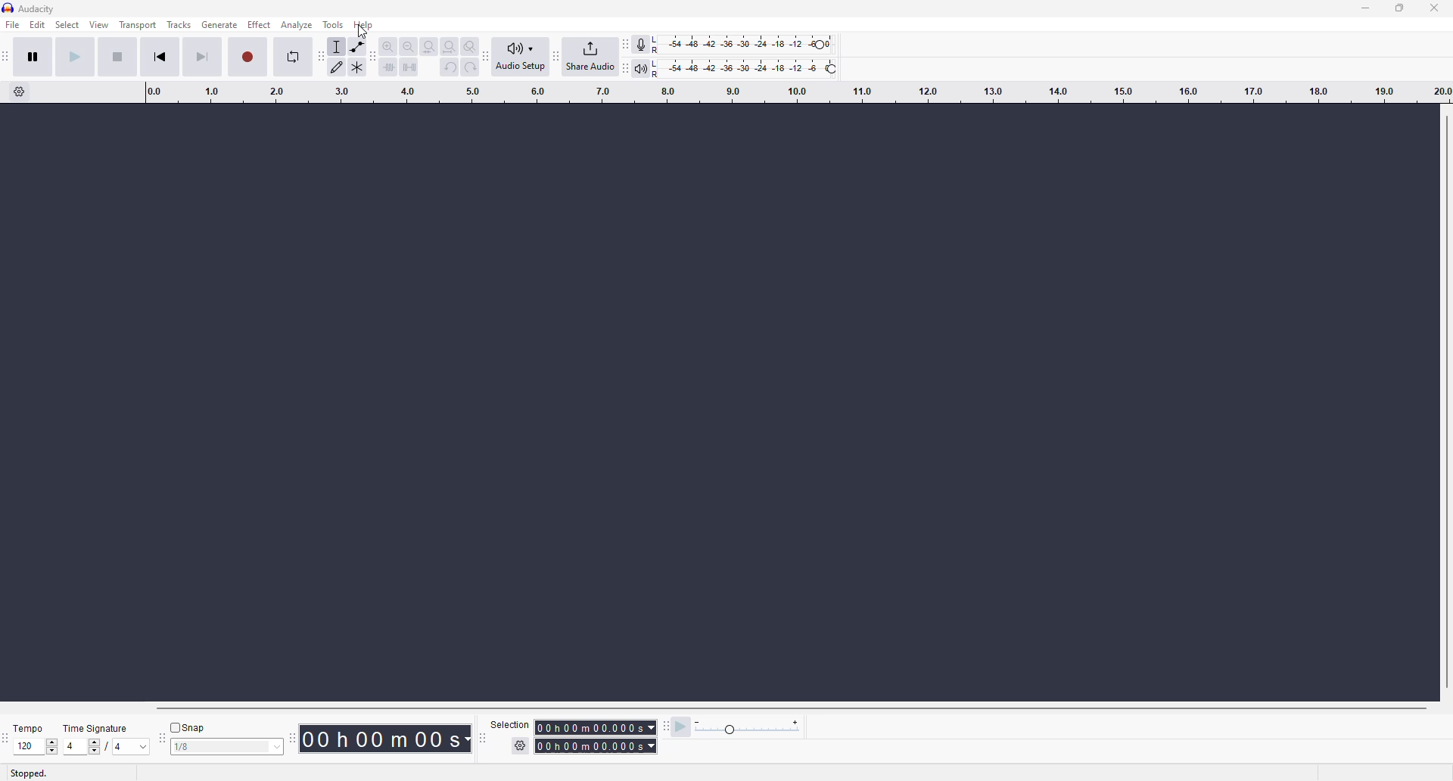  Describe the element at coordinates (98, 26) in the screenshot. I see `view` at that location.